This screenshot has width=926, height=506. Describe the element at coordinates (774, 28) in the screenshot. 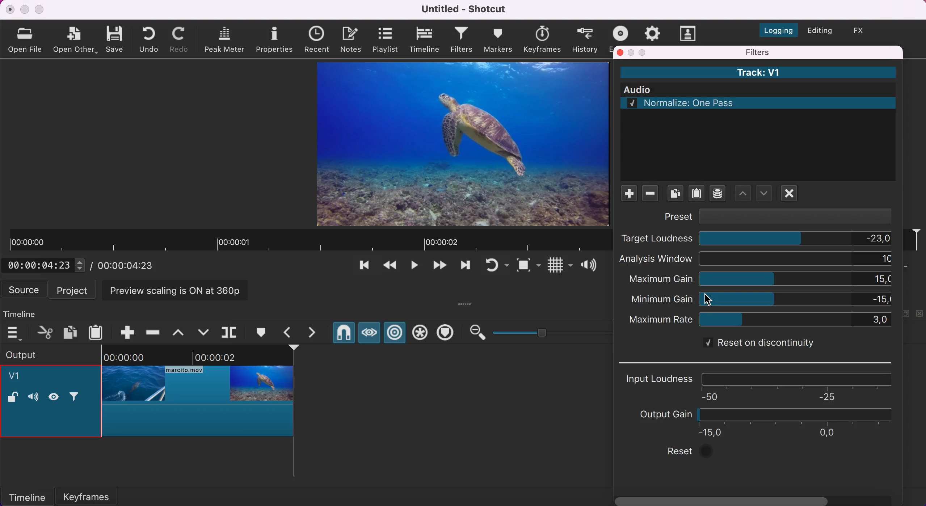

I see `switch to the logging layout` at that location.